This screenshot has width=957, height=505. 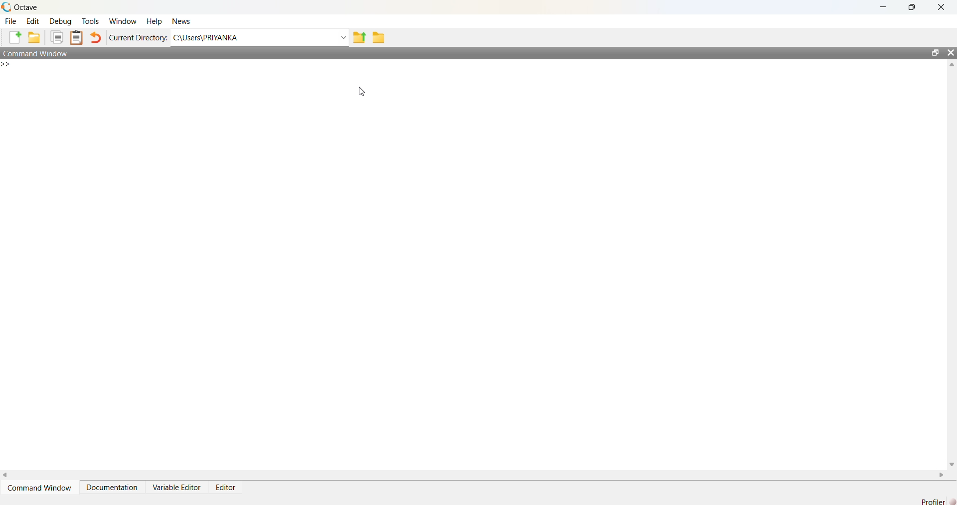 I want to click on Octave, so click(x=23, y=7).